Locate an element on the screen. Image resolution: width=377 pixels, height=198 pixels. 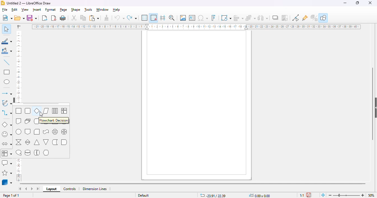
block arrows is located at coordinates (7, 144).